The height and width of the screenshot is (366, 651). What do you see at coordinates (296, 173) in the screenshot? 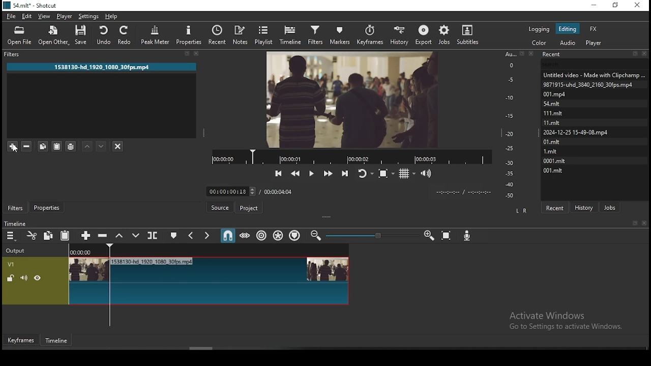
I see `play quickly backwards` at bounding box center [296, 173].